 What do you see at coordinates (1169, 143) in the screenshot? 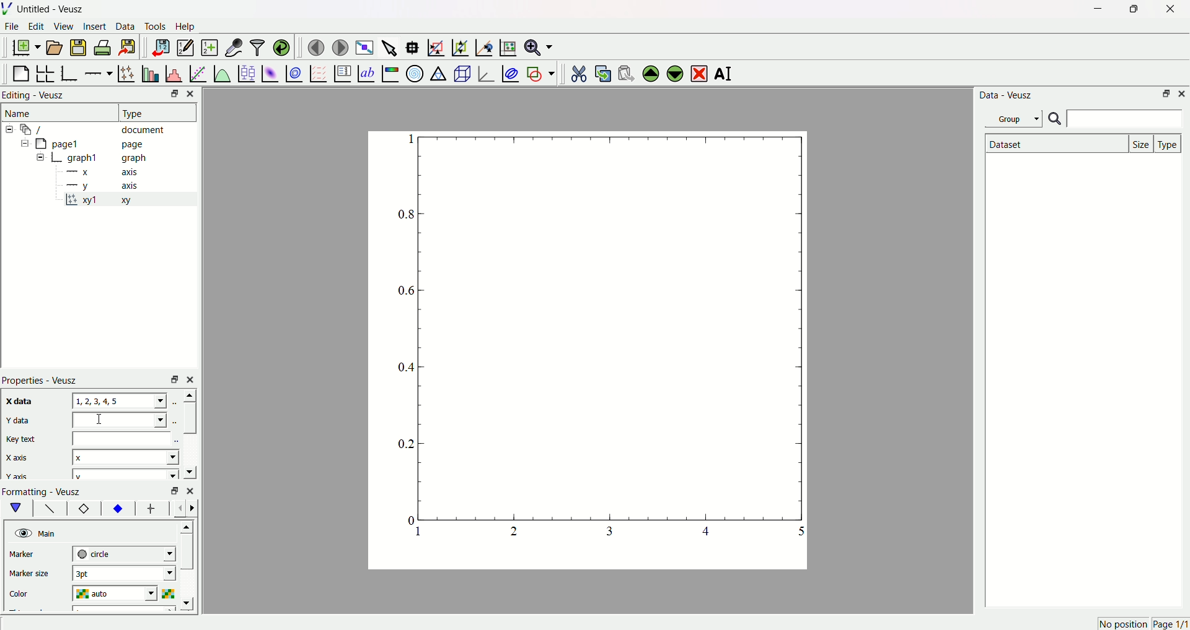
I see `Type` at bounding box center [1169, 143].